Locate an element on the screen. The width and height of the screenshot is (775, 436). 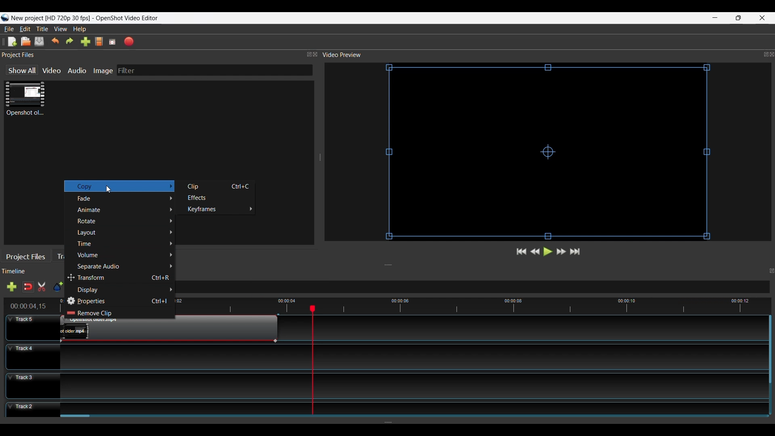
Track Header is located at coordinates (33, 385).